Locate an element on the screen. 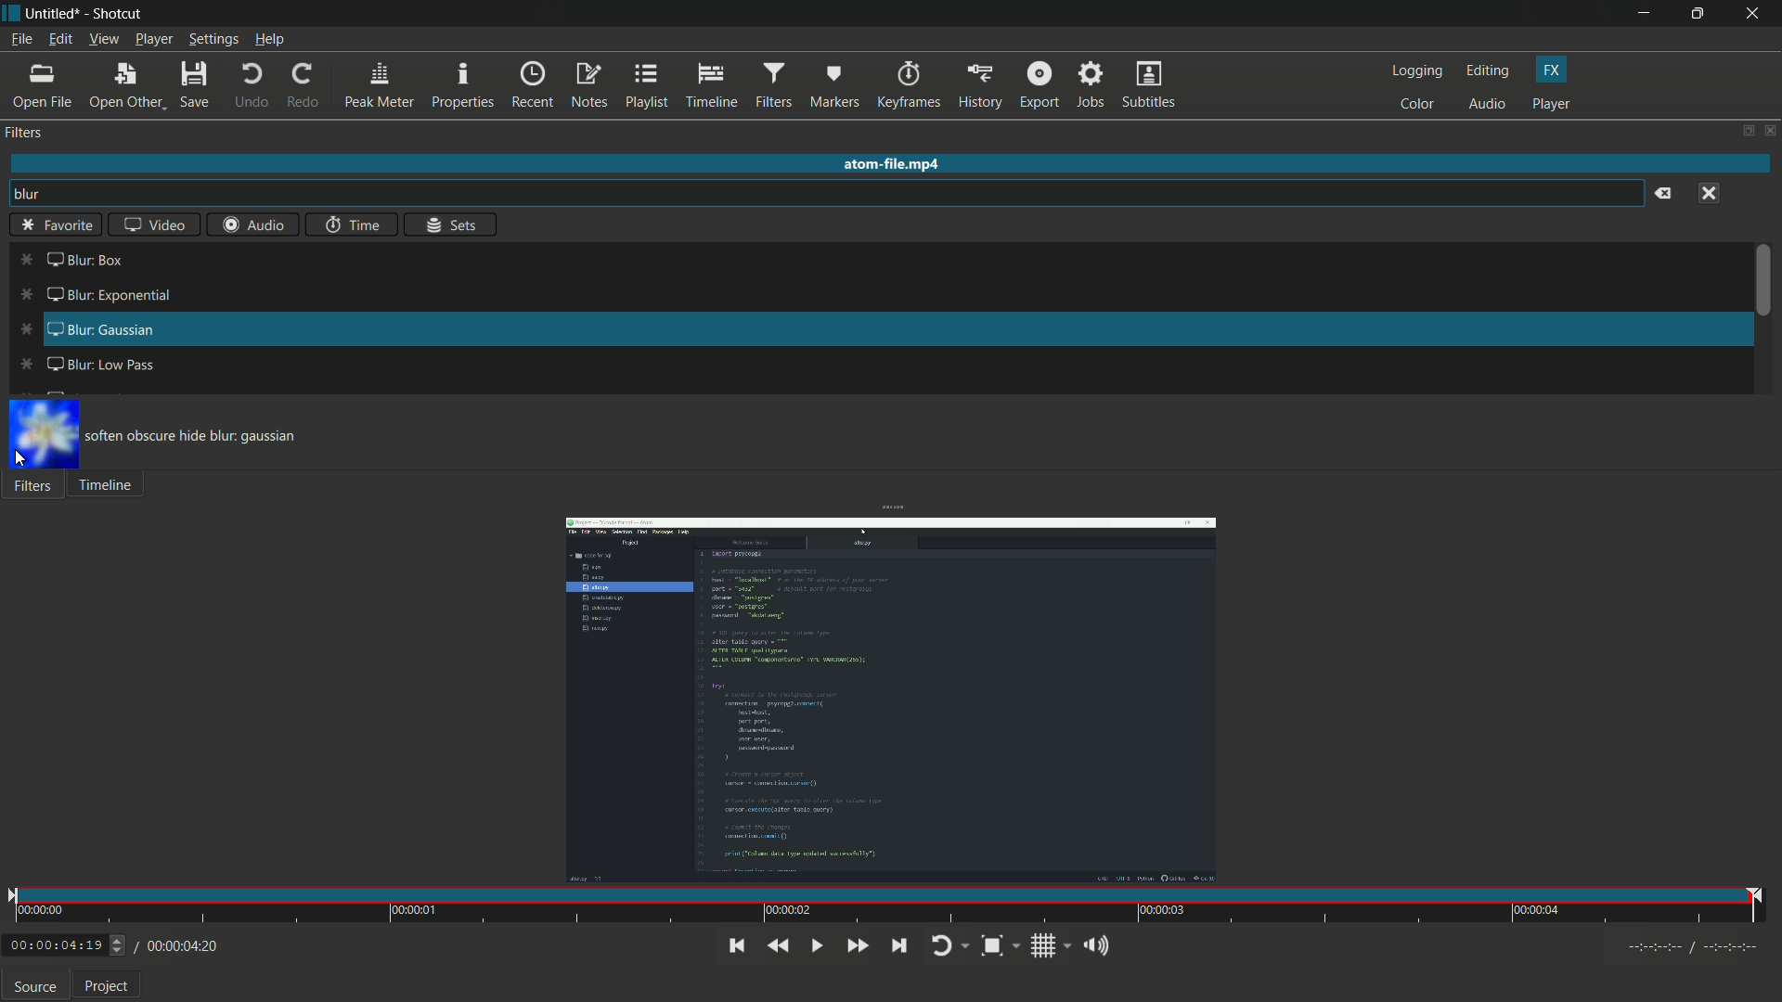 This screenshot has height=1002, width=1782. blur box is located at coordinates (71, 258).